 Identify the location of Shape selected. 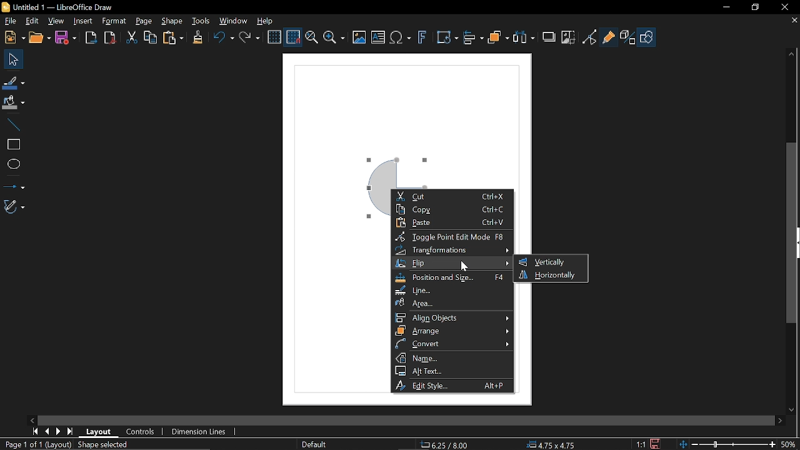
(112, 445).